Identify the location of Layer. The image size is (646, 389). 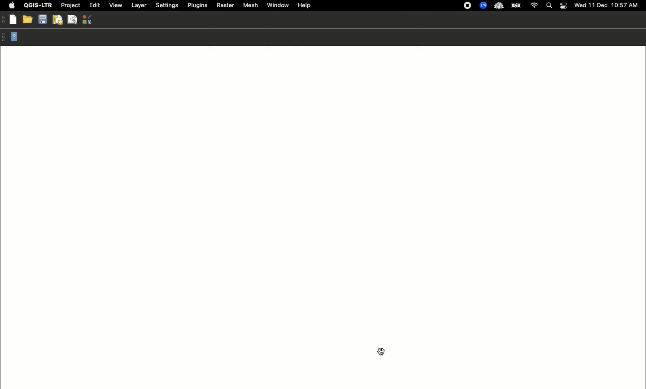
(139, 5).